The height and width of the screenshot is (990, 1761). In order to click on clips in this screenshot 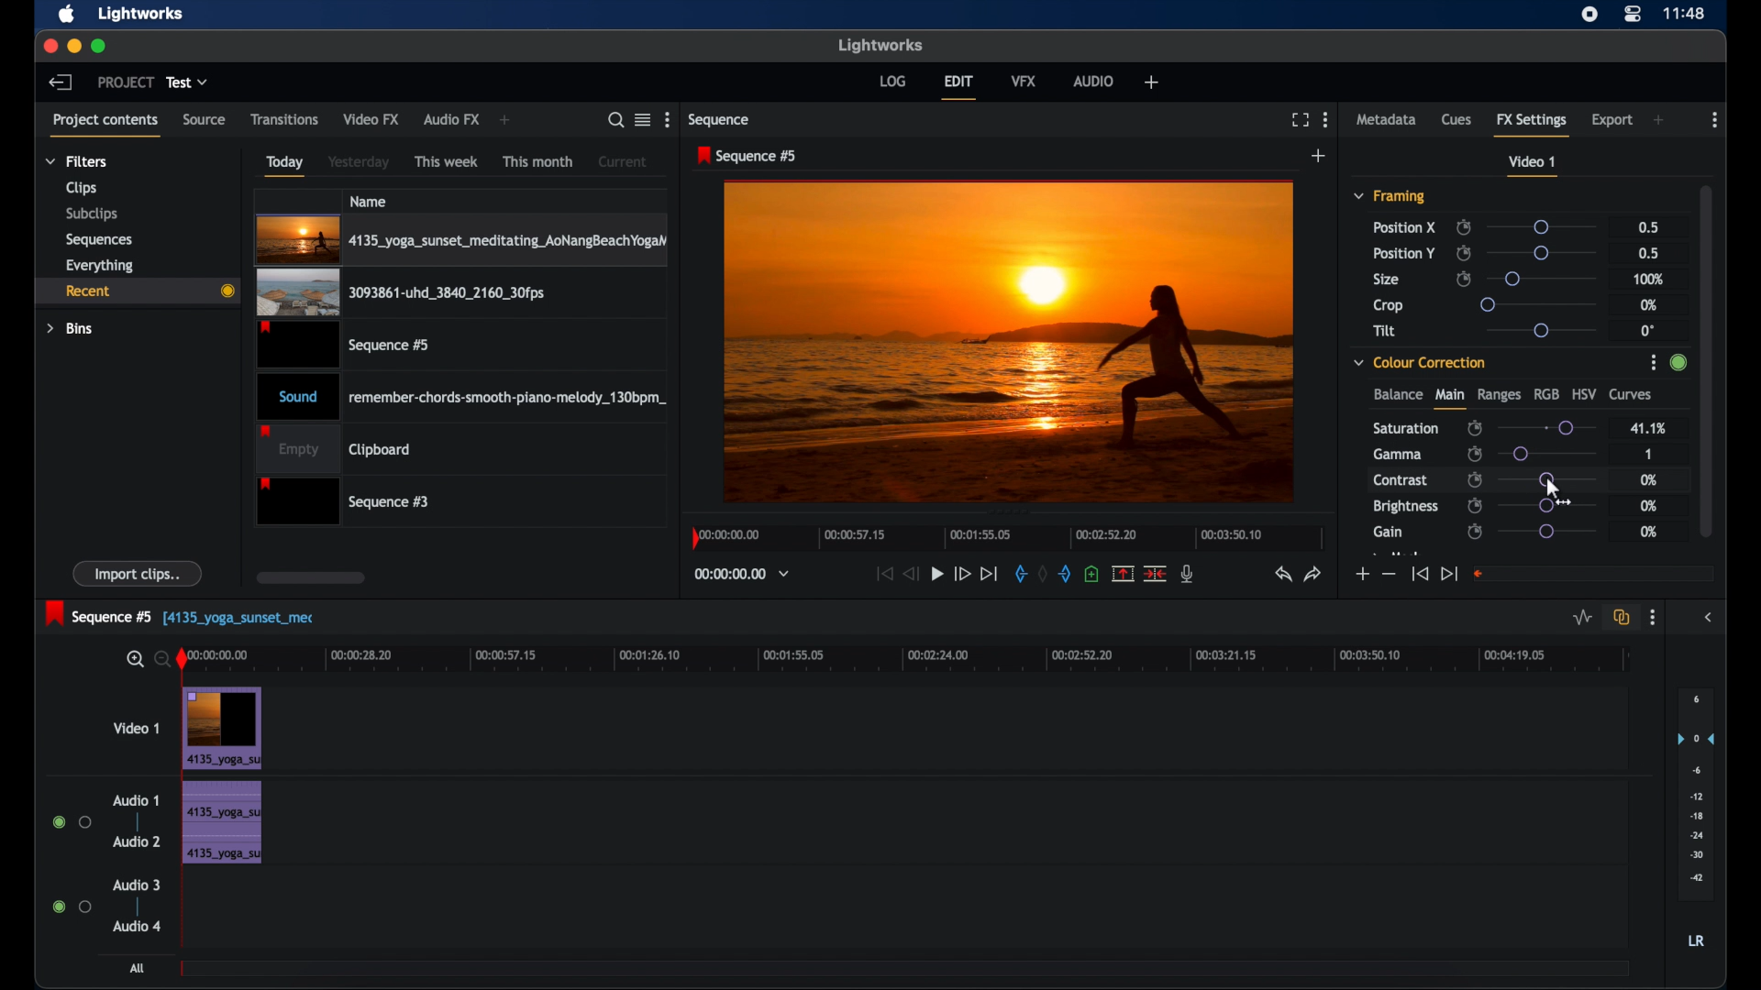, I will do `click(79, 188)`.